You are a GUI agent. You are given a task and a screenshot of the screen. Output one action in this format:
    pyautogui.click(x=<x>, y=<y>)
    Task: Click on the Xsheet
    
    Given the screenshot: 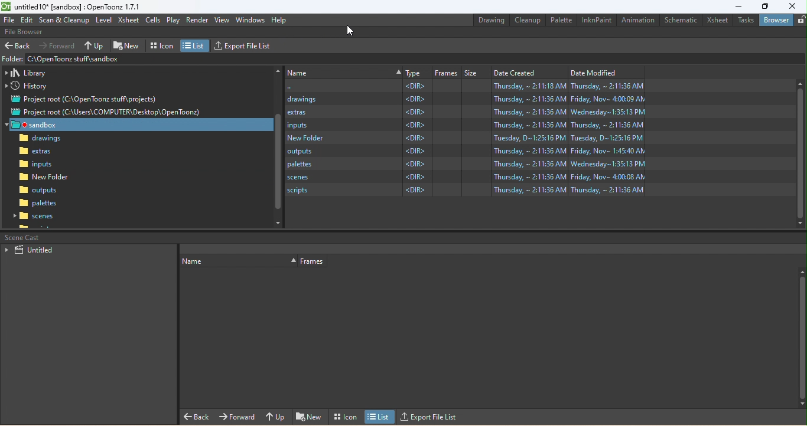 What is the action you would take?
    pyautogui.click(x=129, y=21)
    